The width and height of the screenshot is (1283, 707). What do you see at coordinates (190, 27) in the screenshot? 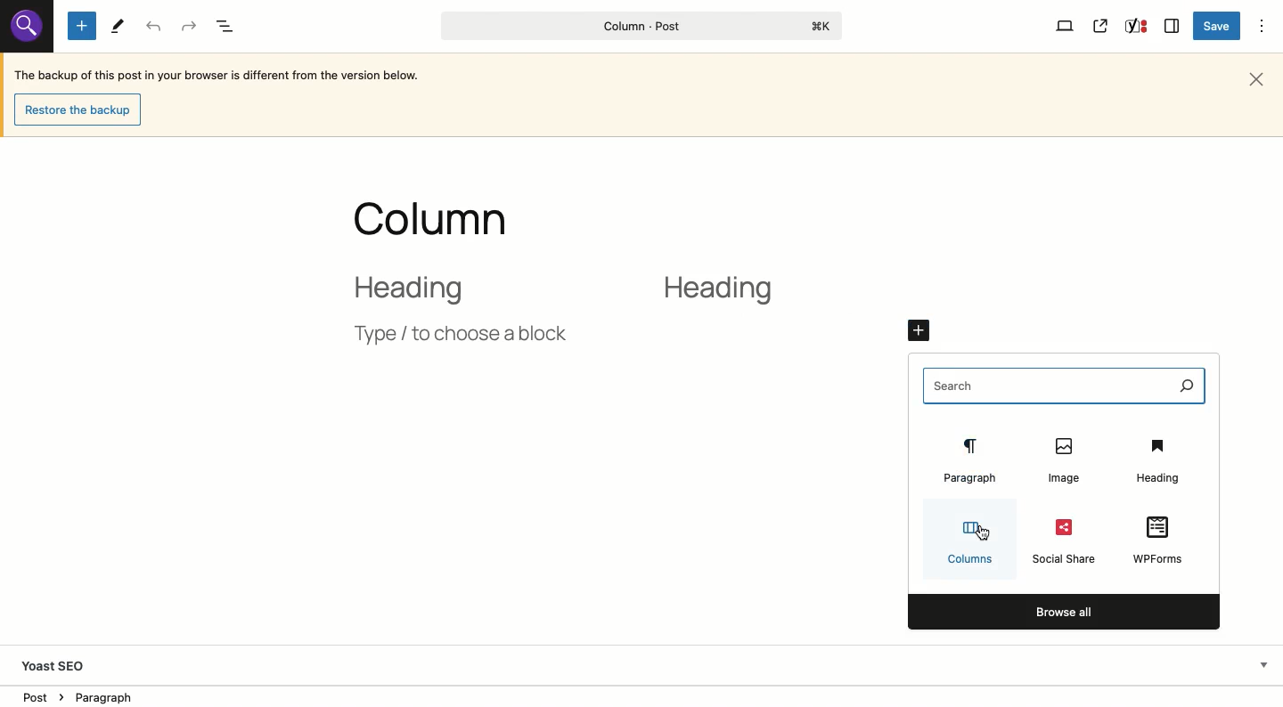
I see `Redo` at bounding box center [190, 27].